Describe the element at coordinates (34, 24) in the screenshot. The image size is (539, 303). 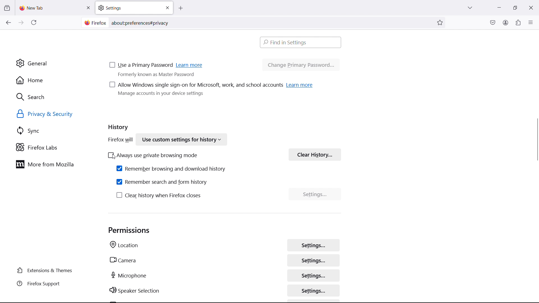
I see `reload current page` at that location.